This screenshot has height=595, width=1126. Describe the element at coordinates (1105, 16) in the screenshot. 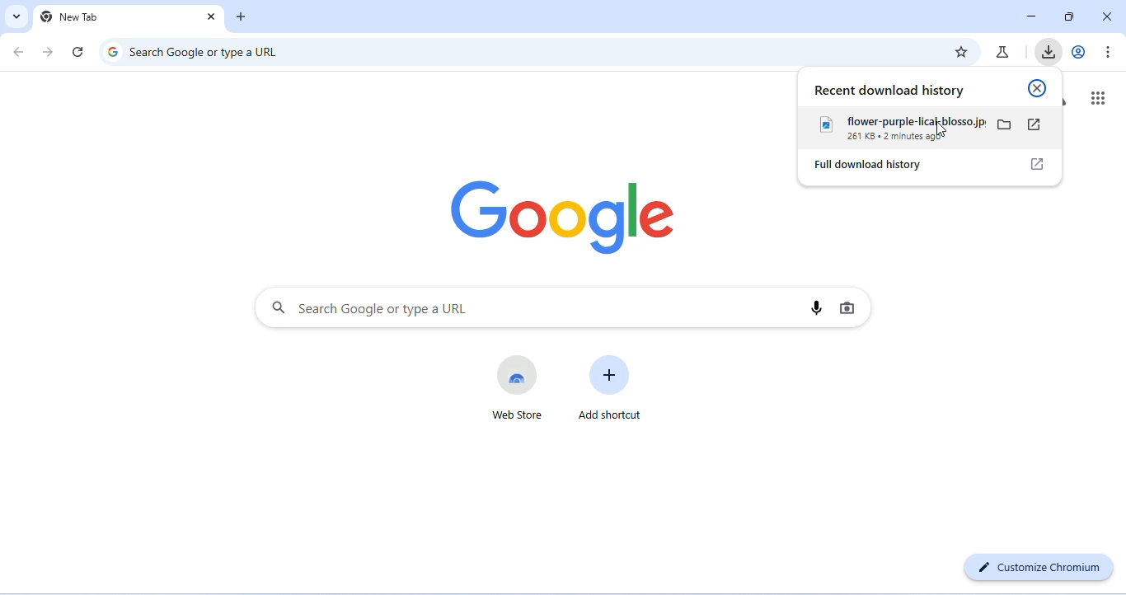

I see `close` at that location.